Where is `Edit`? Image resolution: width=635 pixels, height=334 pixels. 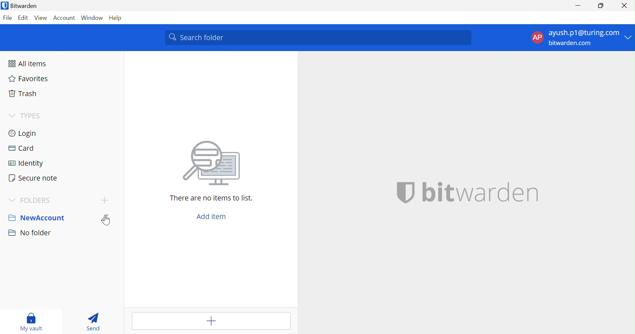
Edit is located at coordinates (24, 19).